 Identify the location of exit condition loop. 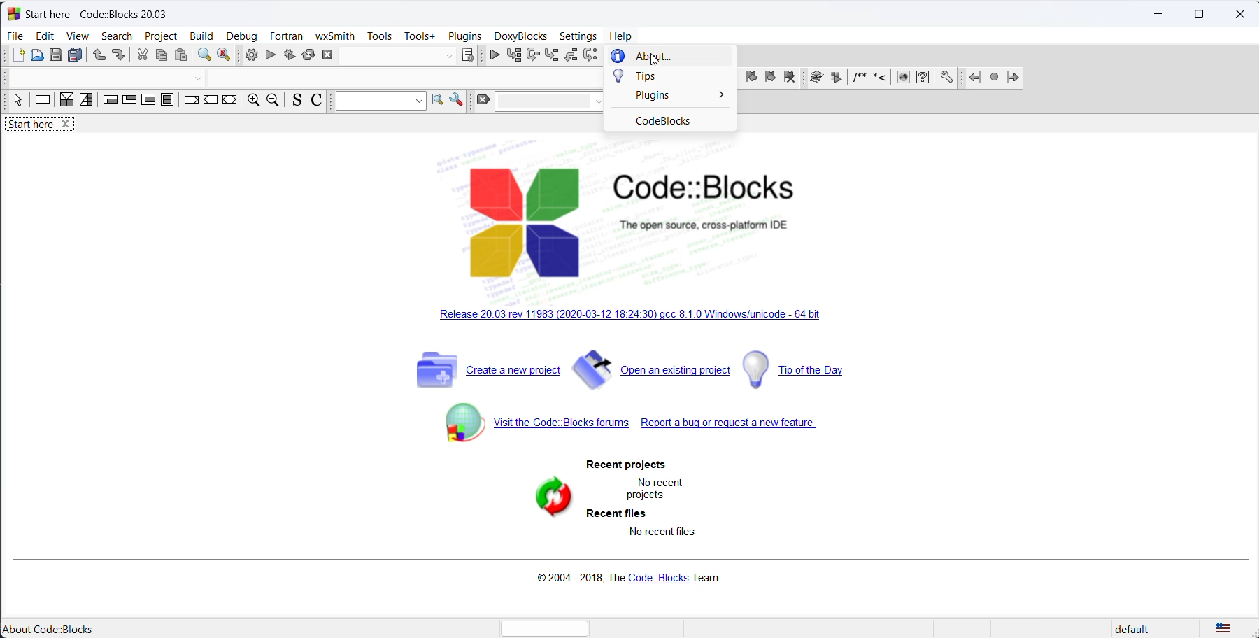
(129, 103).